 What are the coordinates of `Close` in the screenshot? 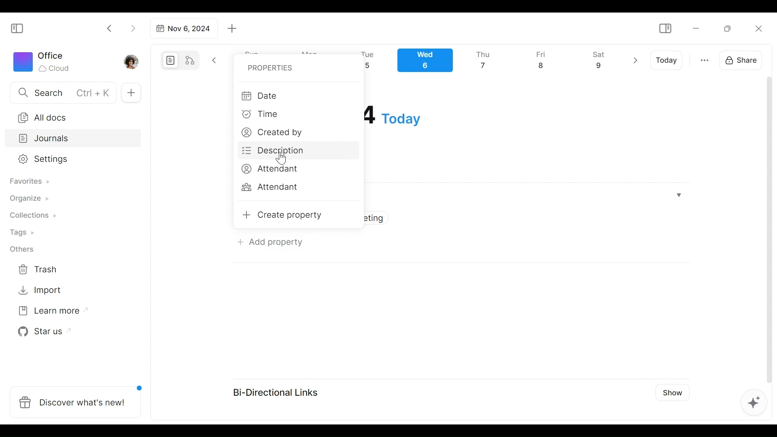 It's located at (758, 28).